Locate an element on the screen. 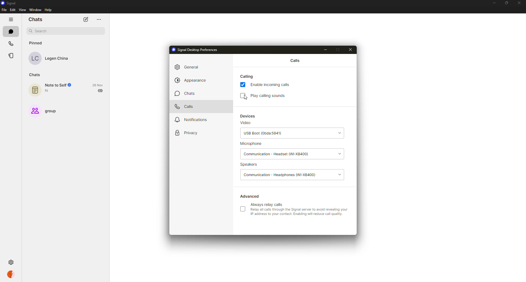 The width and height of the screenshot is (526, 282). edit is located at coordinates (13, 10).